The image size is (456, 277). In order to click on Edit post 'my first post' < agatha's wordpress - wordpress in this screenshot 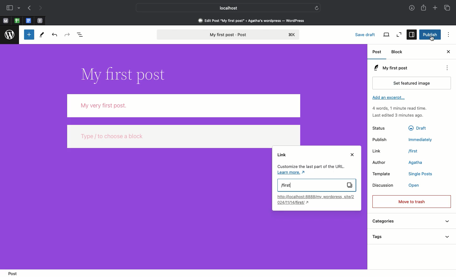, I will do `click(251, 20)`.